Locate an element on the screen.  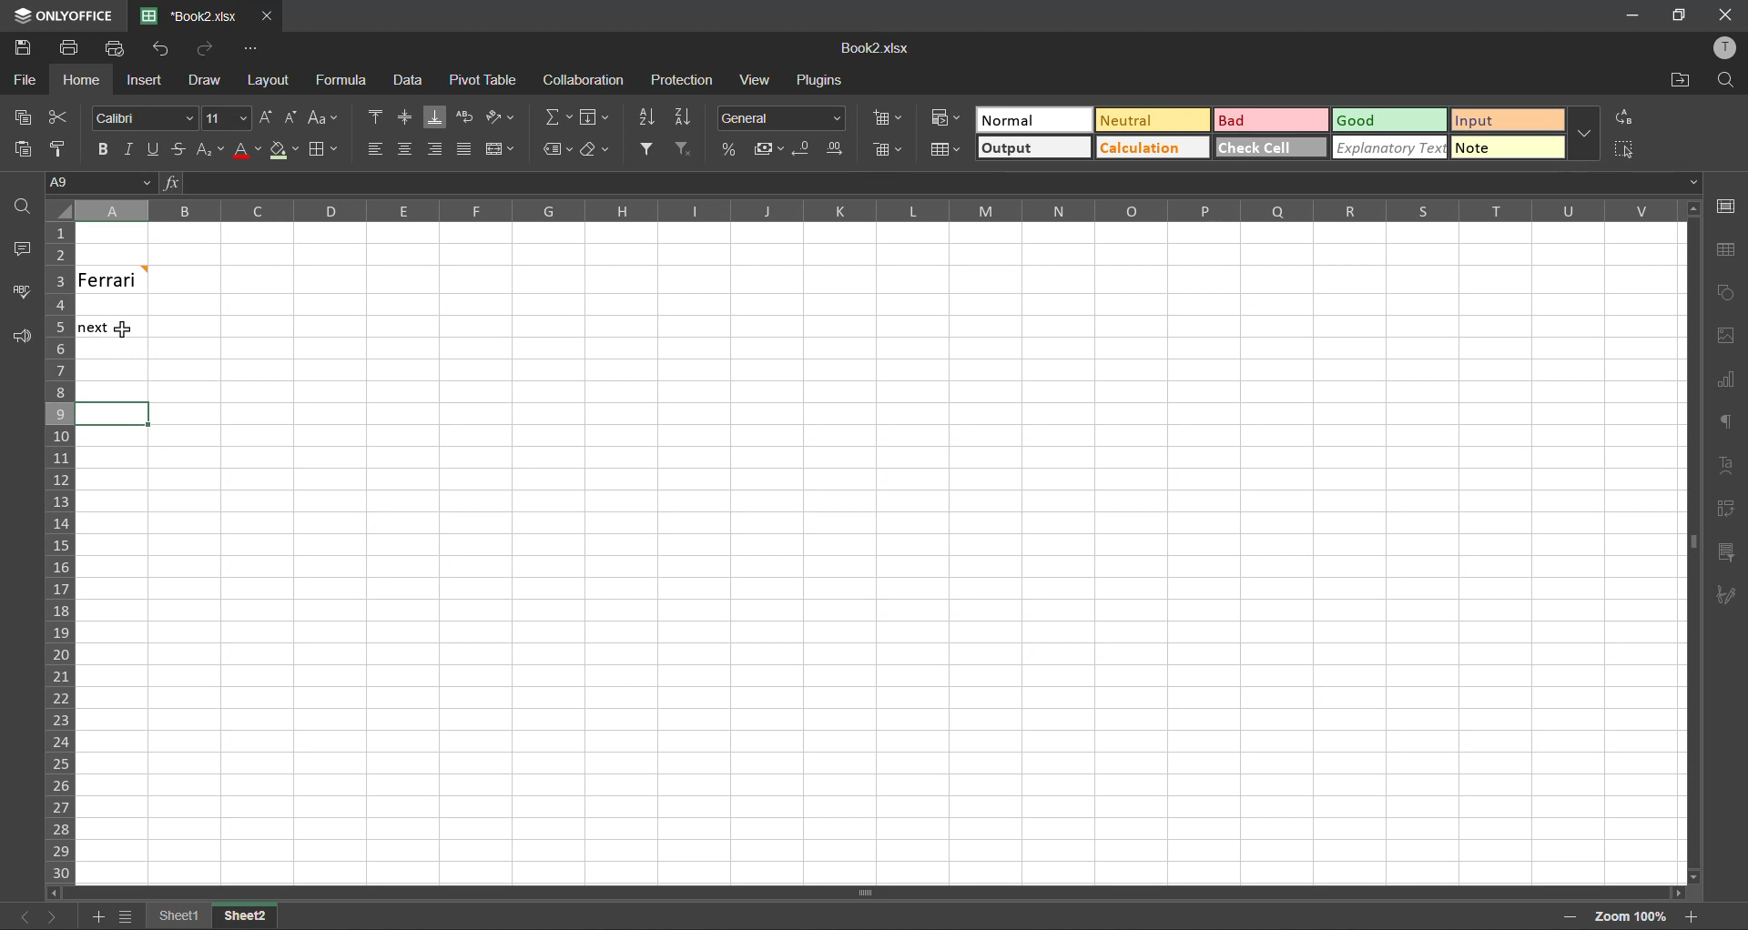
pivot table is located at coordinates (483, 81).